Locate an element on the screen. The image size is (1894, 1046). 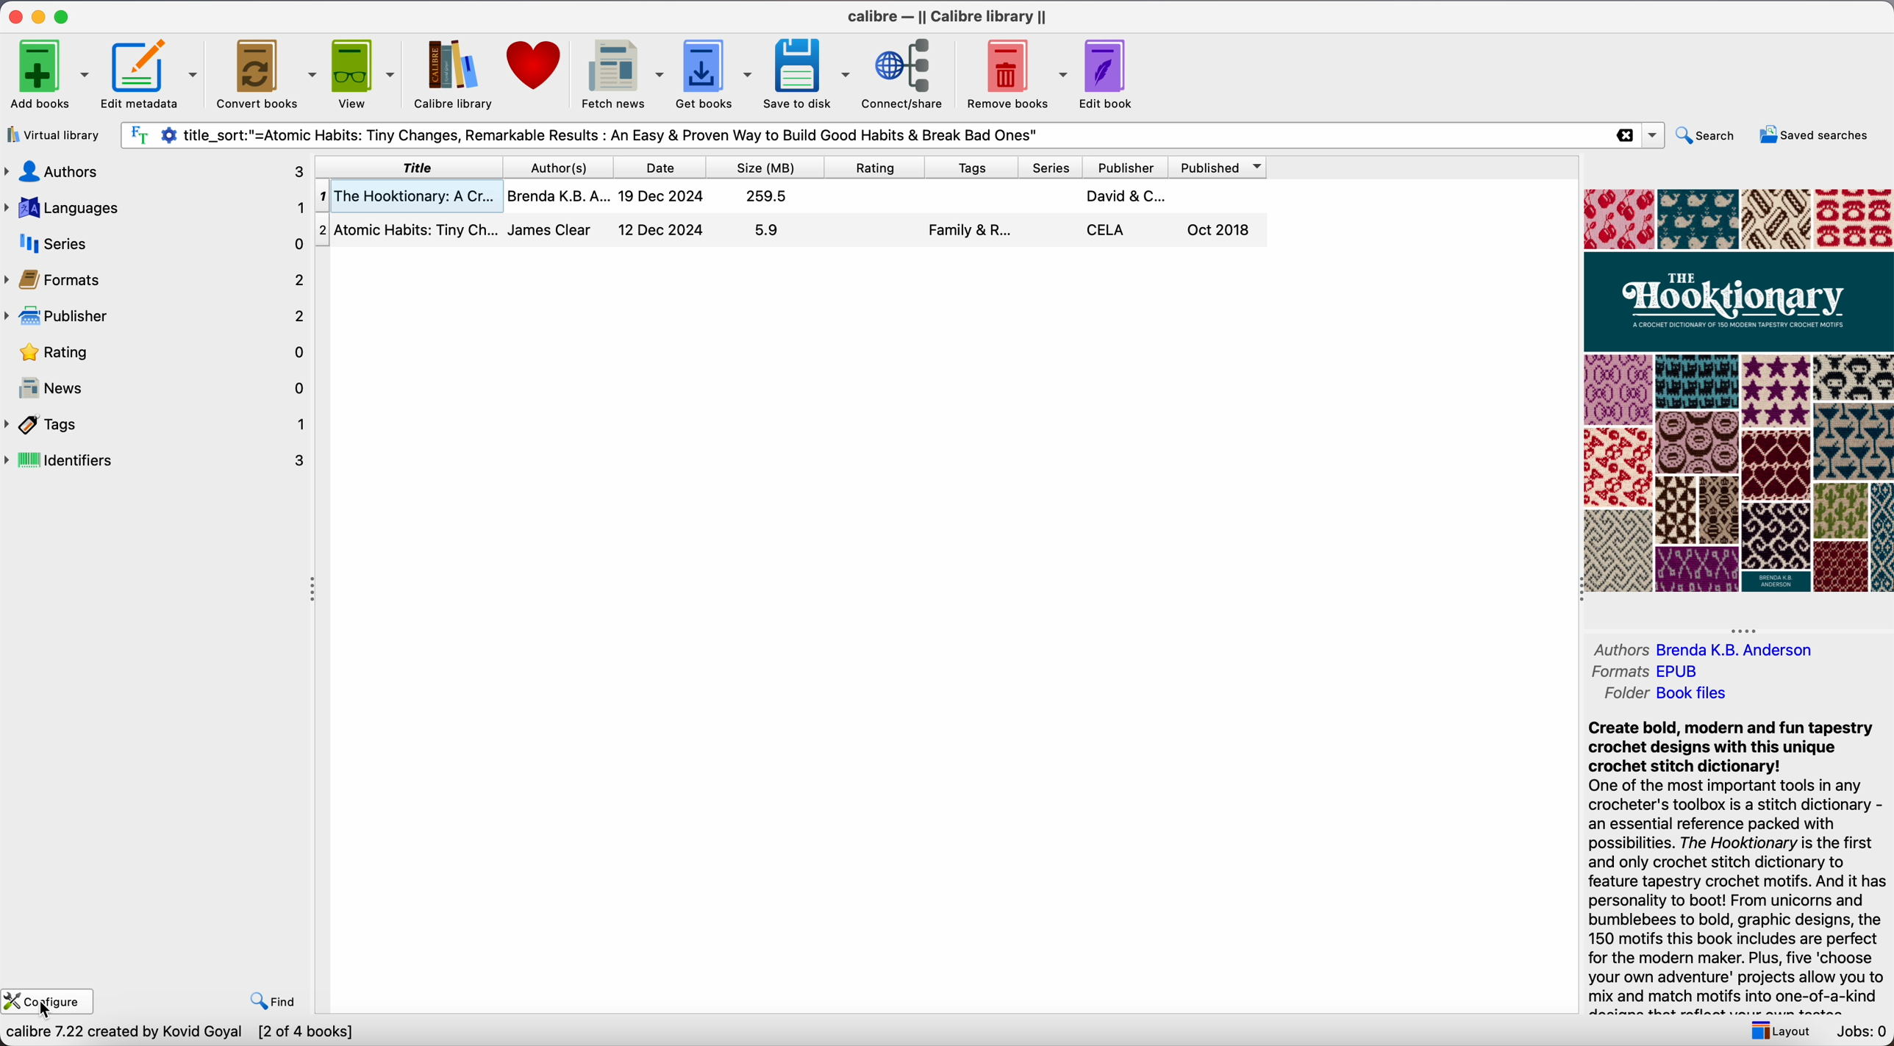
connect/share is located at coordinates (908, 73).